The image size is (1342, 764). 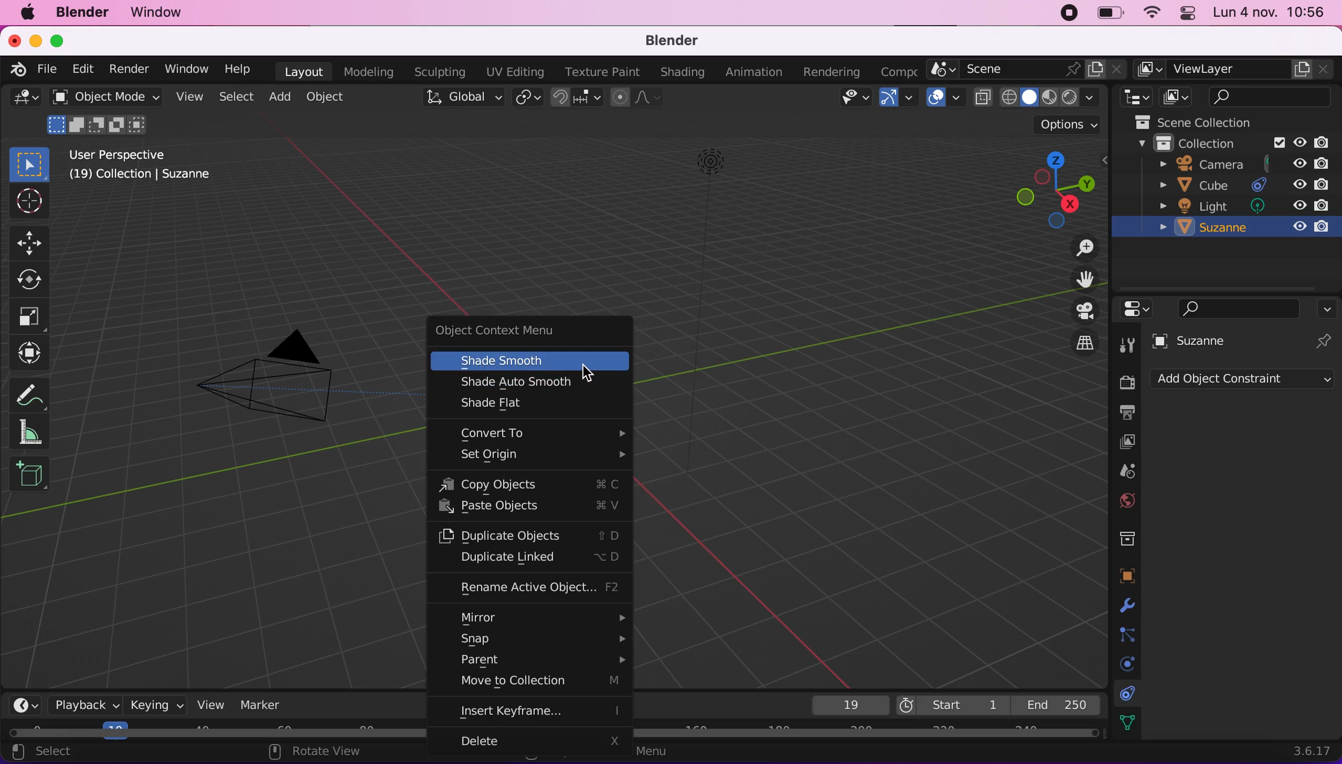 What do you see at coordinates (62, 40) in the screenshot?
I see `maximize` at bounding box center [62, 40].